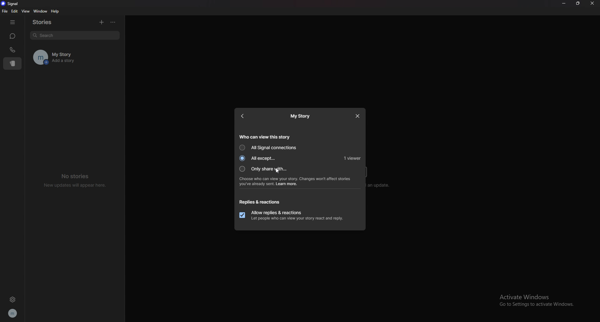 The image size is (600, 322). I want to click on search, so click(77, 34).